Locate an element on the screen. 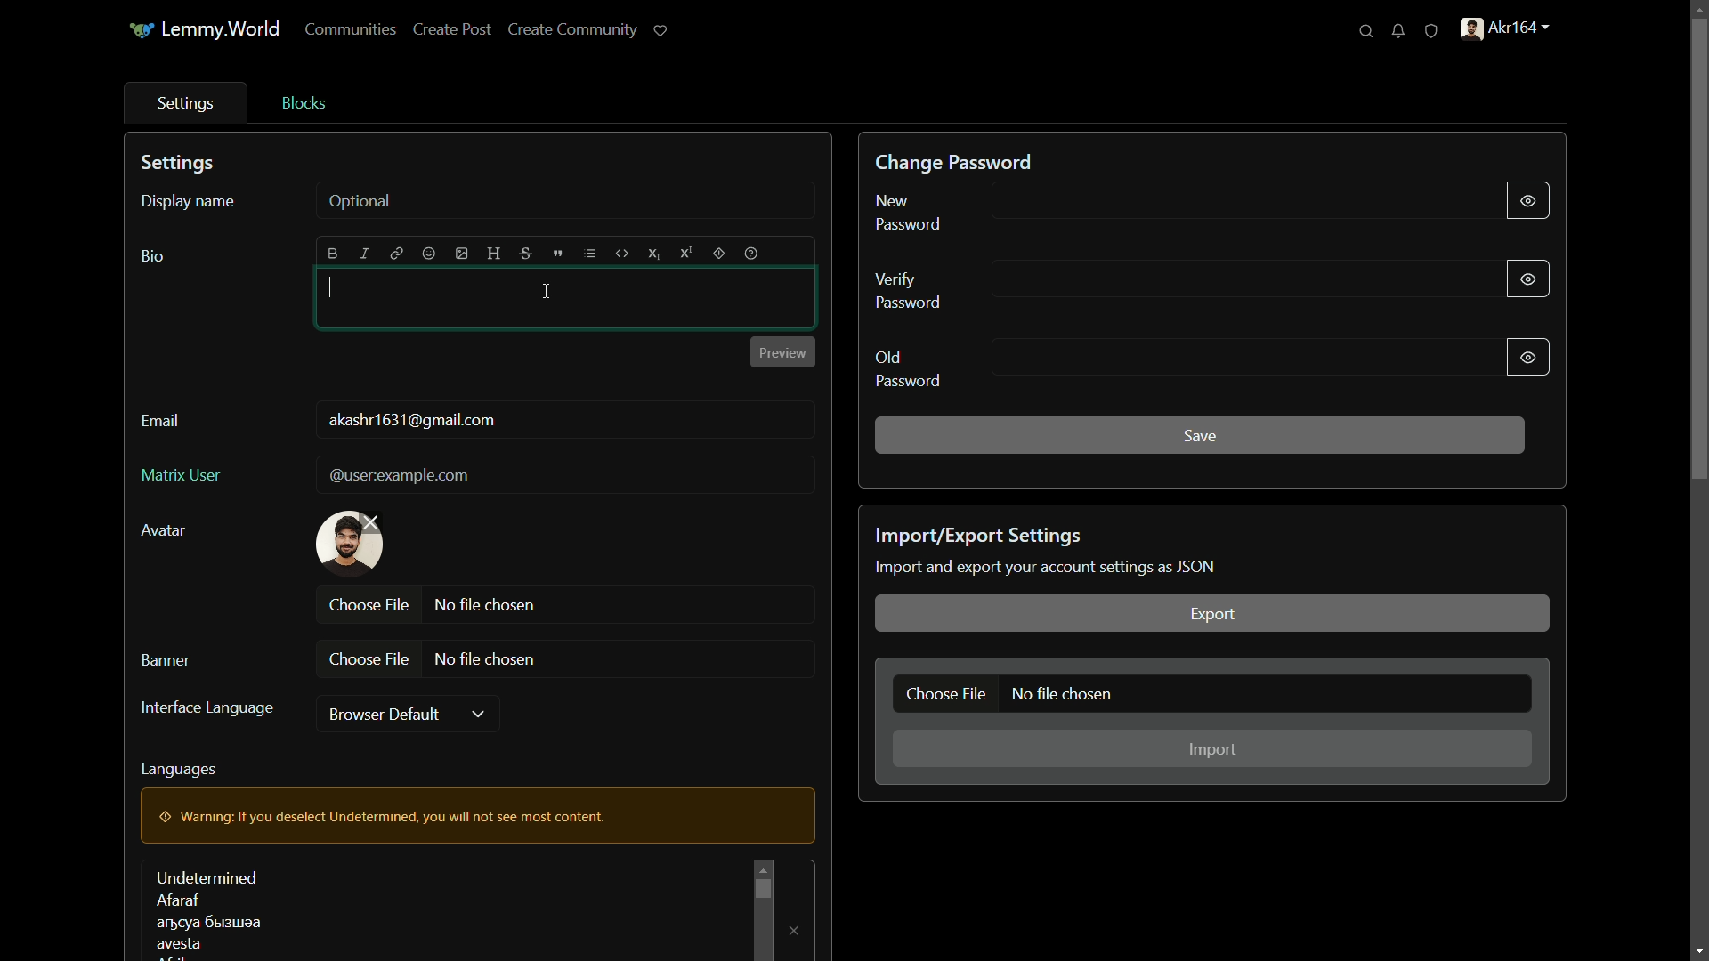 The height and width of the screenshot is (961, 1709). no file chosen is located at coordinates (1062, 693).